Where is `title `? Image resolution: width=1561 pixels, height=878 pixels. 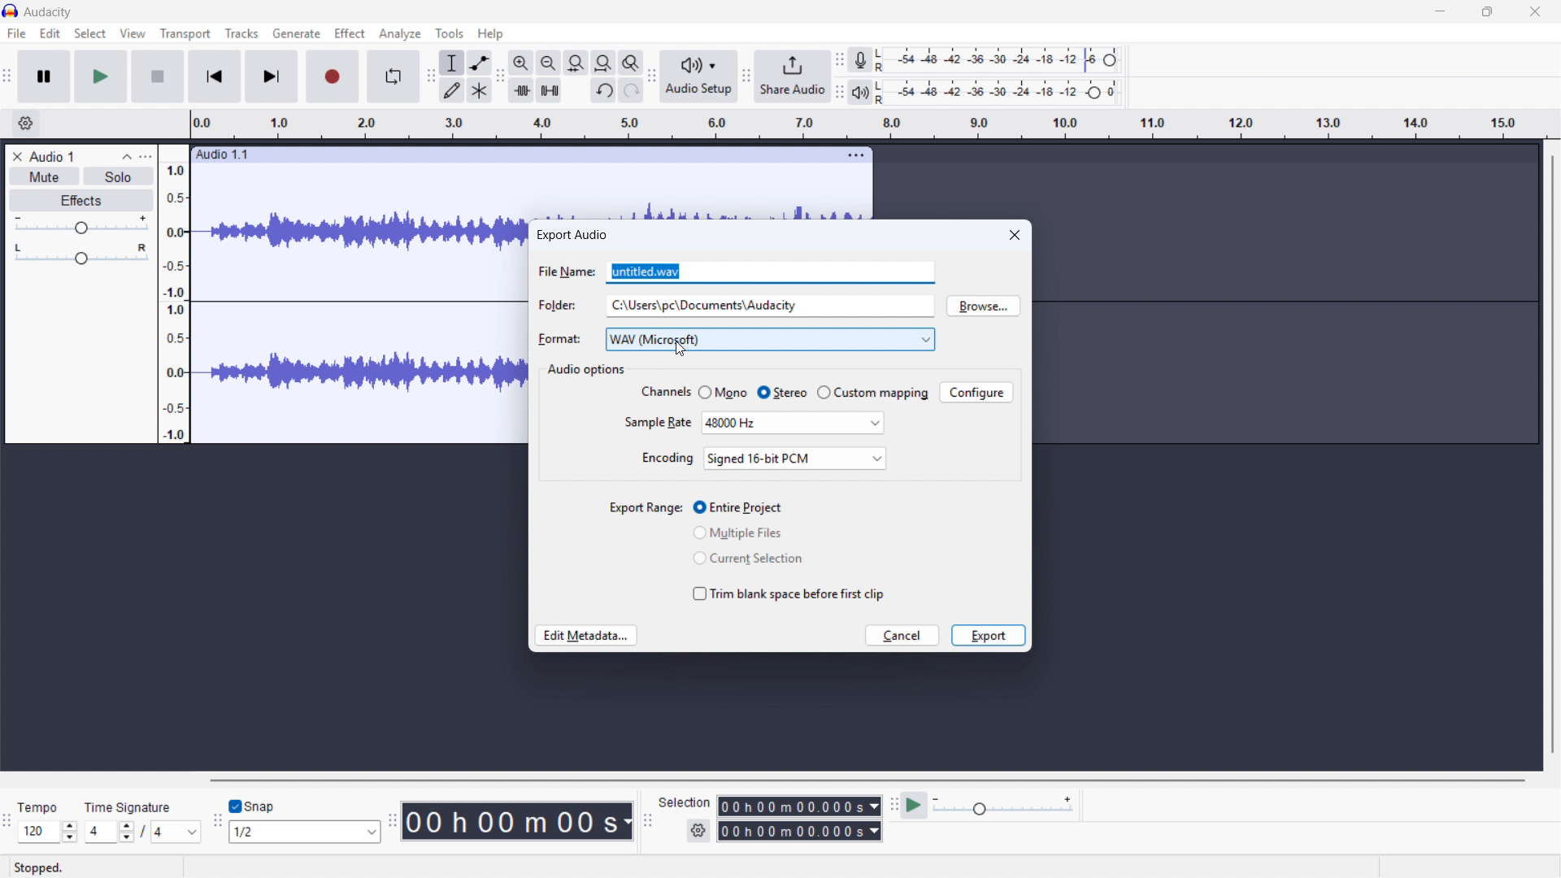
title  is located at coordinates (48, 13).